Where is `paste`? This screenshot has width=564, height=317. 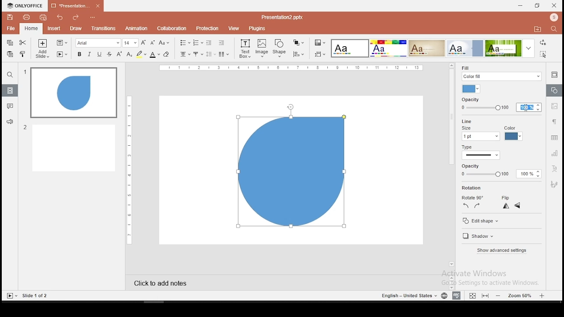 paste is located at coordinates (11, 54).